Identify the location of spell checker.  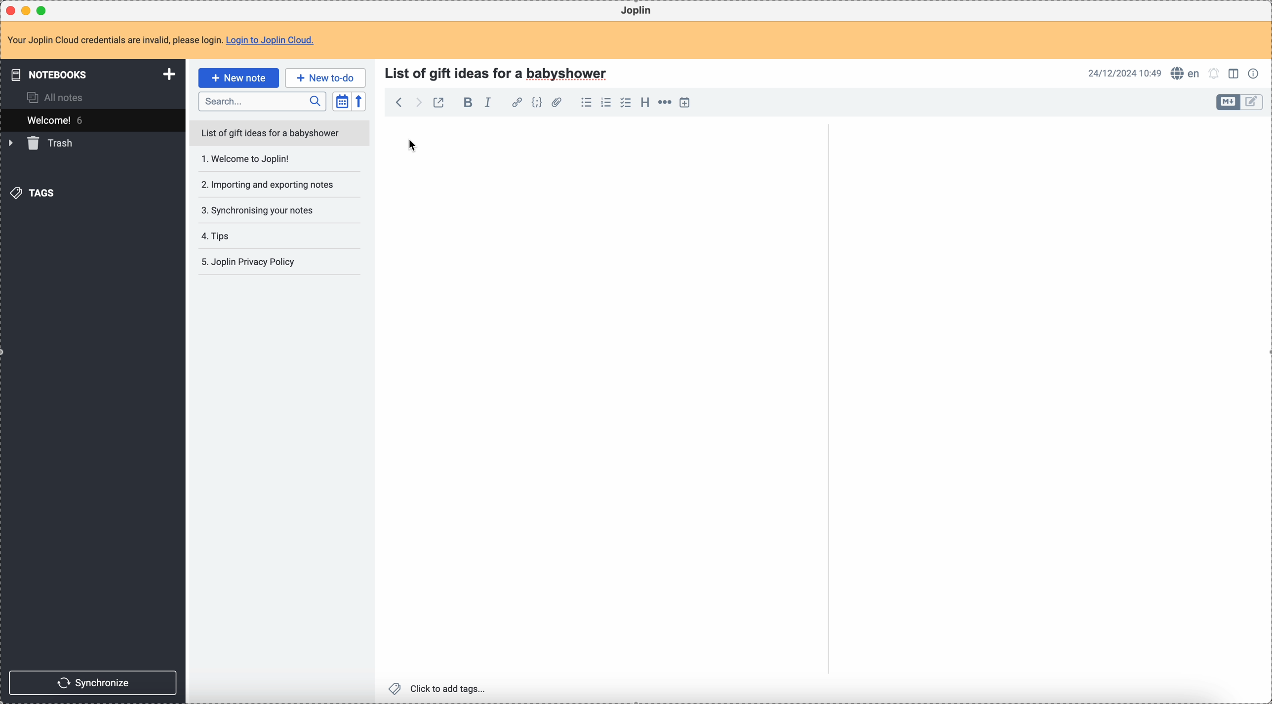
(1186, 74).